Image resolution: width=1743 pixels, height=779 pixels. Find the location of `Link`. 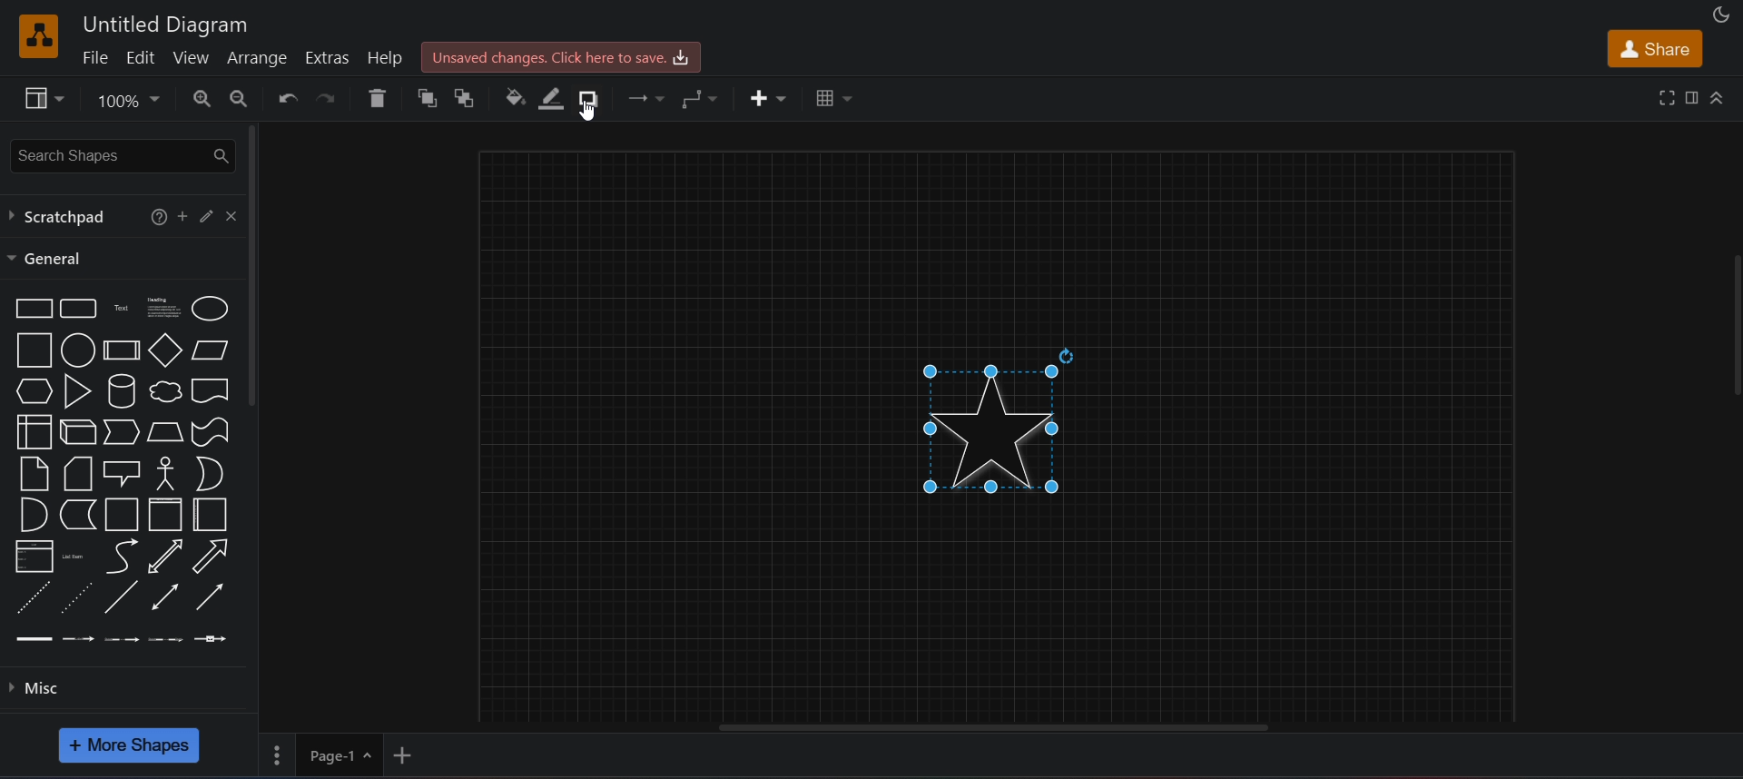

Link is located at coordinates (34, 643).